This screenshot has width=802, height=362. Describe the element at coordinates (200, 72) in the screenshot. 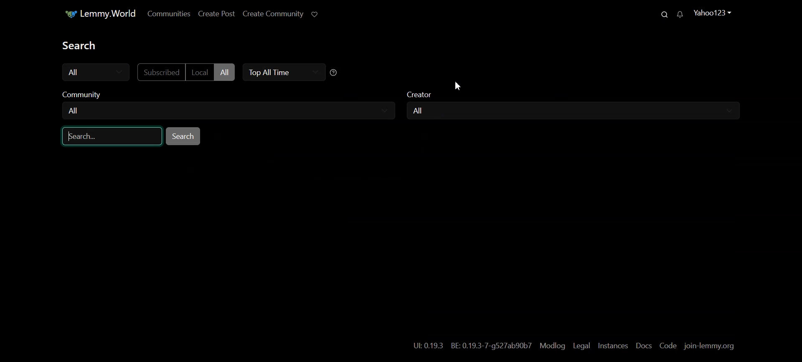

I see `Local` at that location.